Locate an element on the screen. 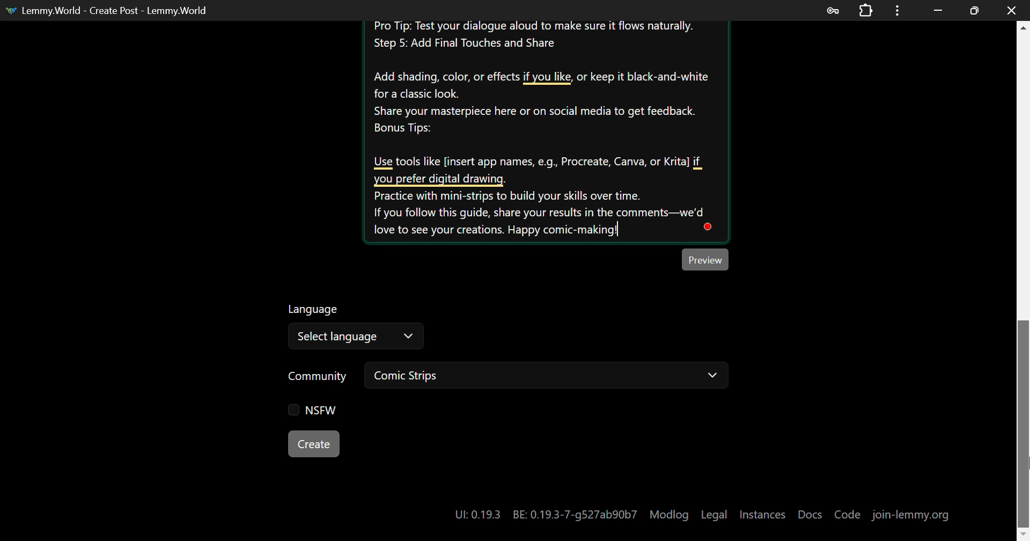 This screenshot has height=541, width=1030. Preview is located at coordinates (705, 259).